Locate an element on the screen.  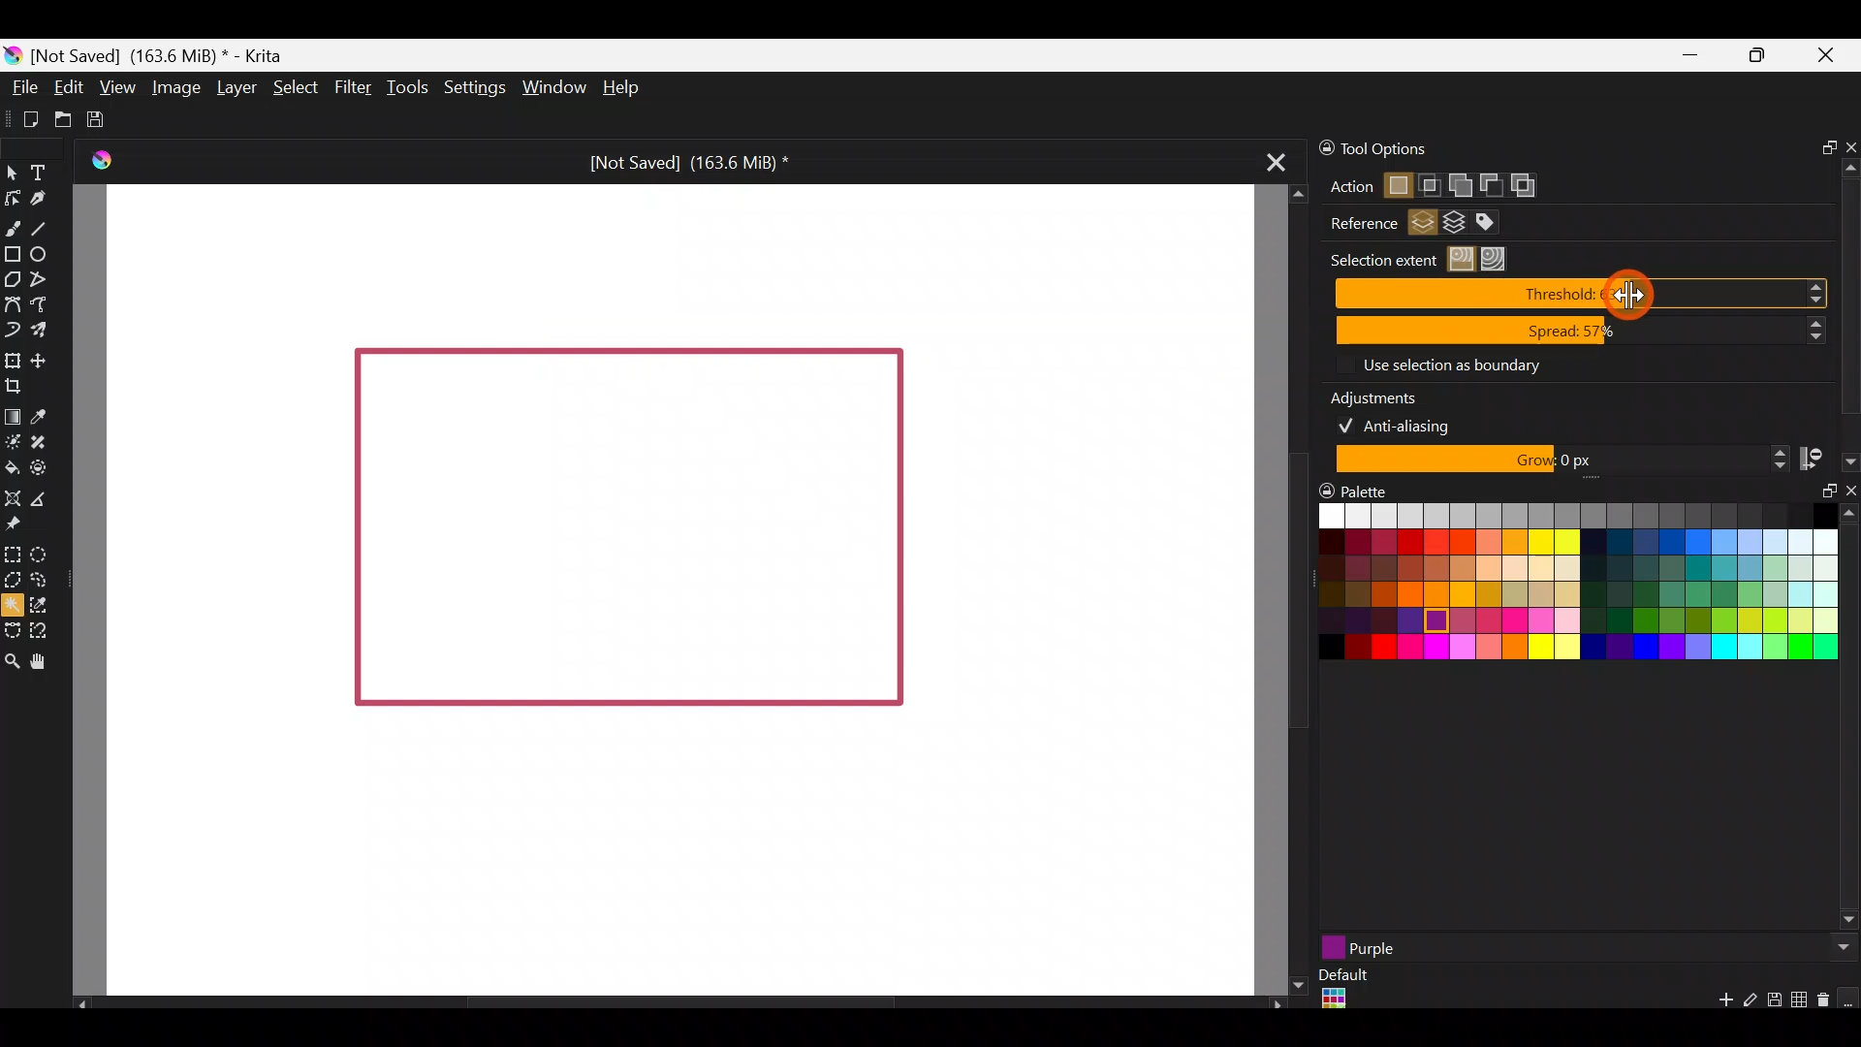
Freehand path tool is located at coordinates (44, 302).